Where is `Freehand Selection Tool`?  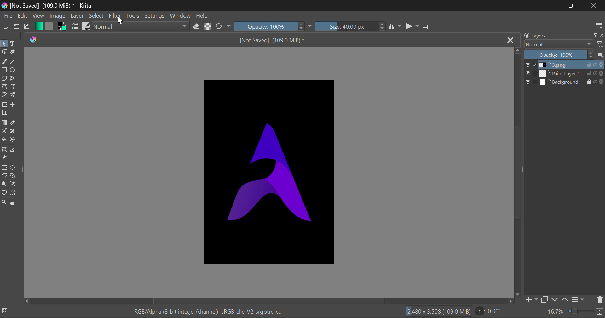 Freehand Selection Tool is located at coordinates (13, 176).